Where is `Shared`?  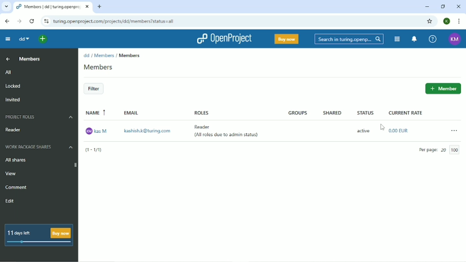 Shared is located at coordinates (330, 113).